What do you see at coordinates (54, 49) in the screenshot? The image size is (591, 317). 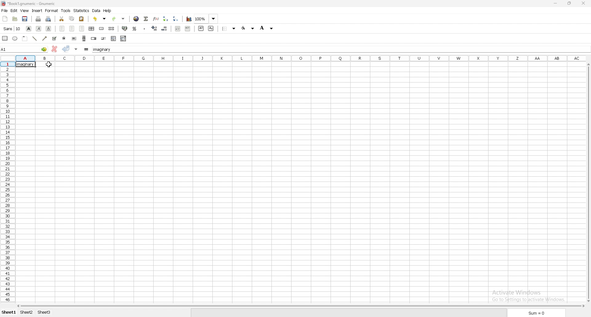 I see `cancel changes` at bounding box center [54, 49].